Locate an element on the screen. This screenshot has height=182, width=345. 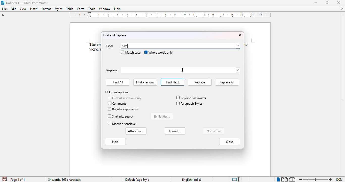
zoom in is located at coordinates (331, 179).